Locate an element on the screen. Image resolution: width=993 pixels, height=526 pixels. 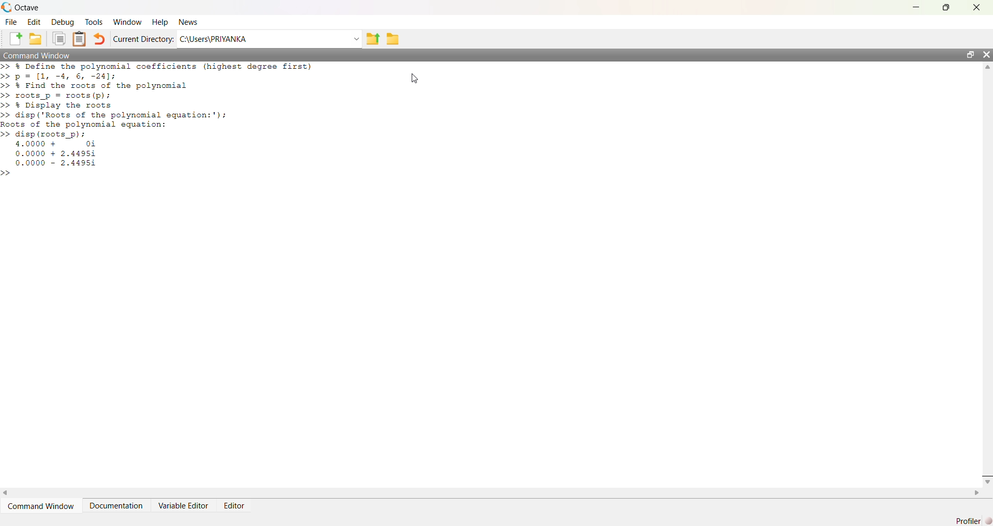
Variable Editor is located at coordinates (183, 505).